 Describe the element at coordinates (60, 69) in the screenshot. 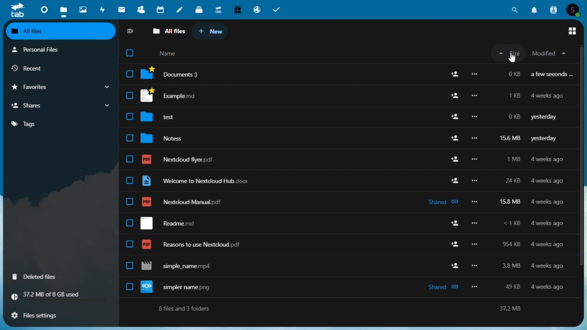

I see `recent` at that location.